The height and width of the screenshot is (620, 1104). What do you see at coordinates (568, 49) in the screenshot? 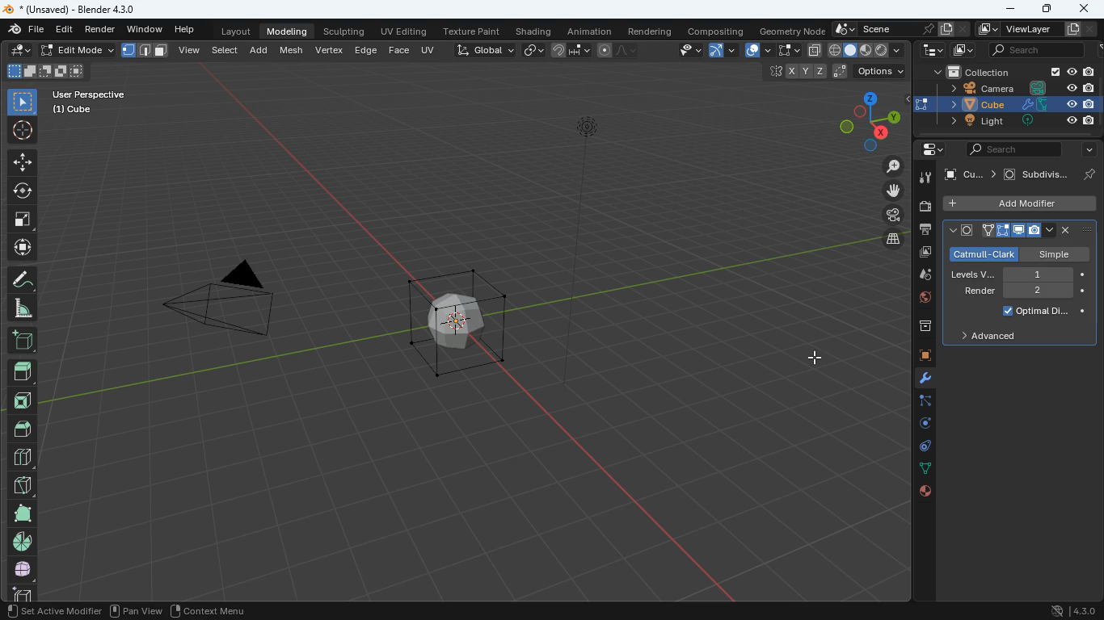
I see `join` at bounding box center [568, 49].